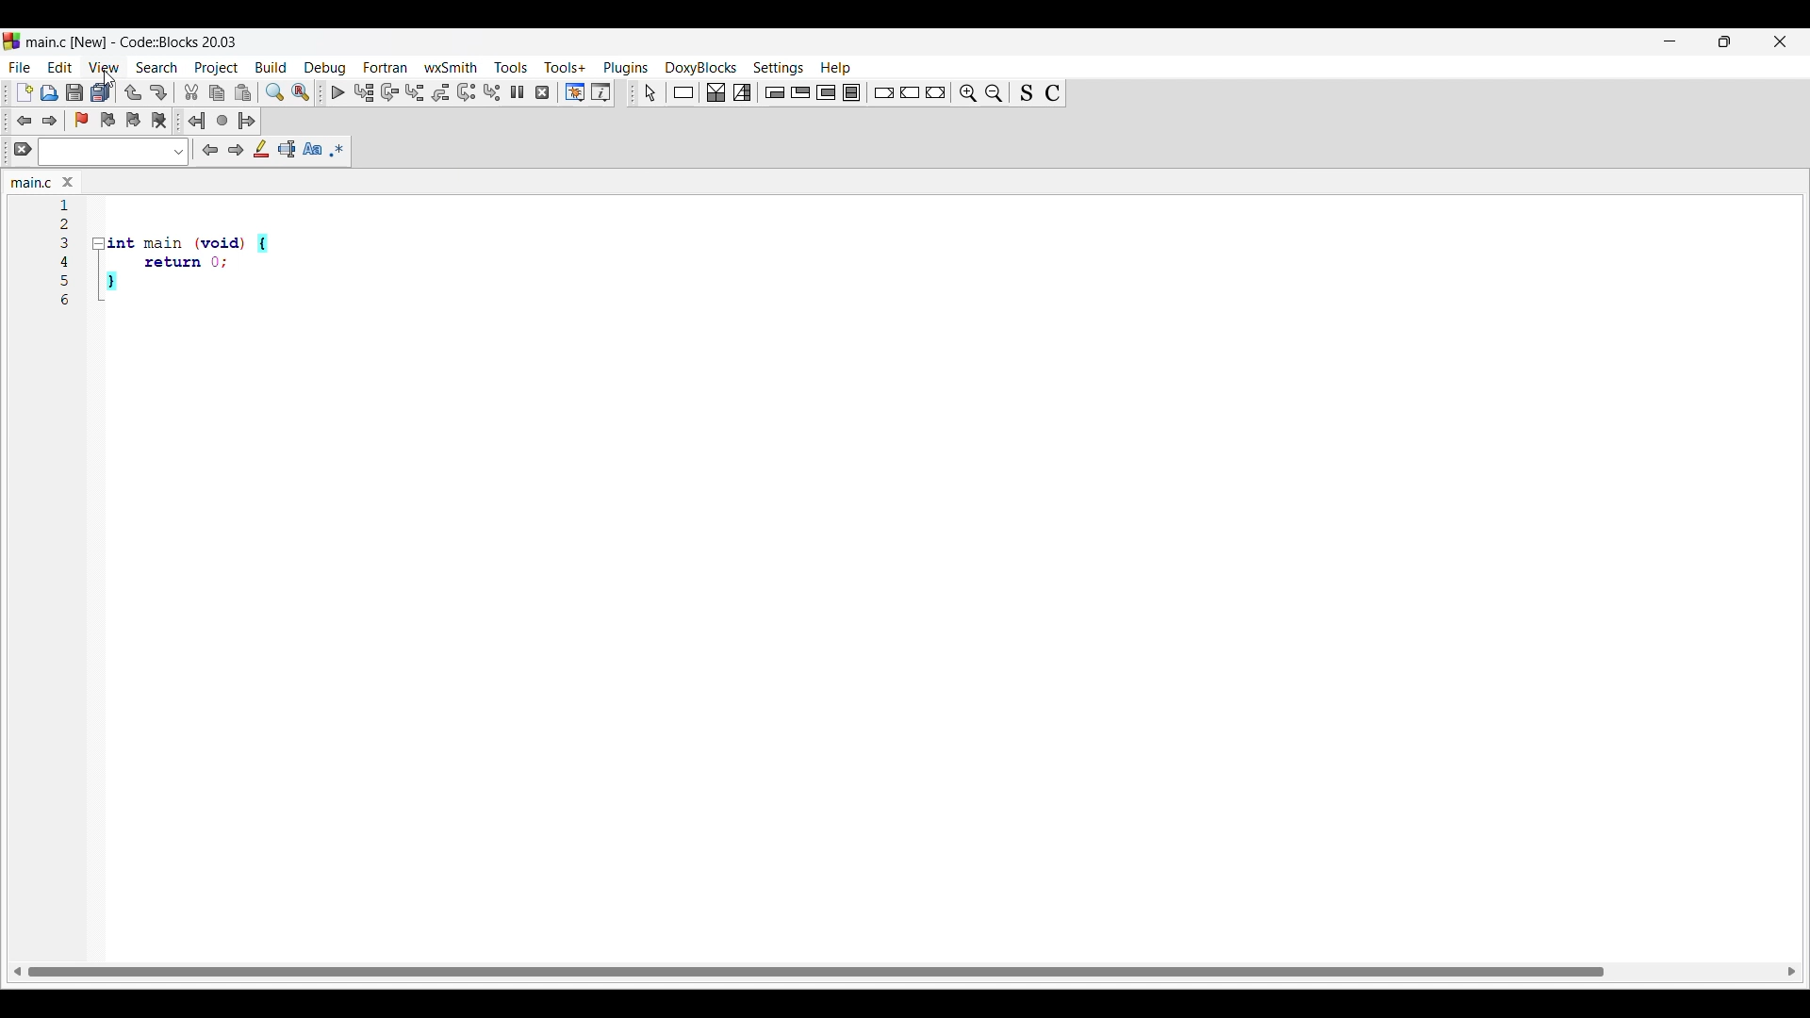 The height and width of the screenshot is (1018, 1810). I want to click on Previous bookmark, so click(108, 120).